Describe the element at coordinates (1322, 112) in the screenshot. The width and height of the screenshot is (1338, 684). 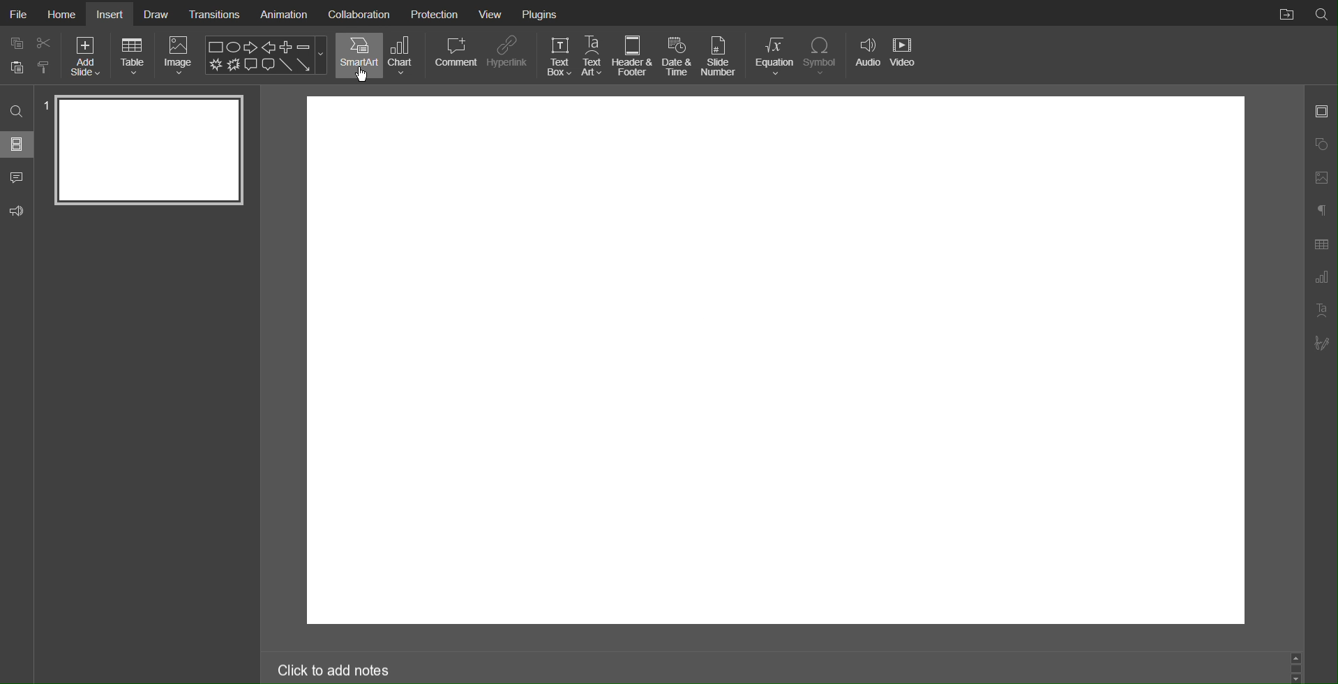
I see `Slide Settings` at that location.